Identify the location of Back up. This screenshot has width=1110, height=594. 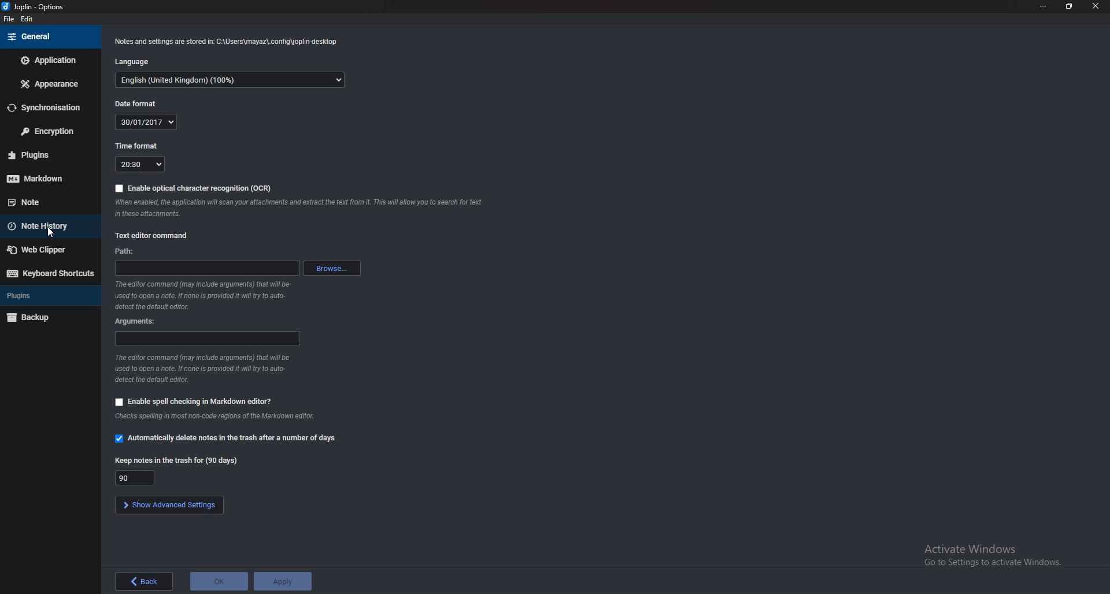
(44, 318).